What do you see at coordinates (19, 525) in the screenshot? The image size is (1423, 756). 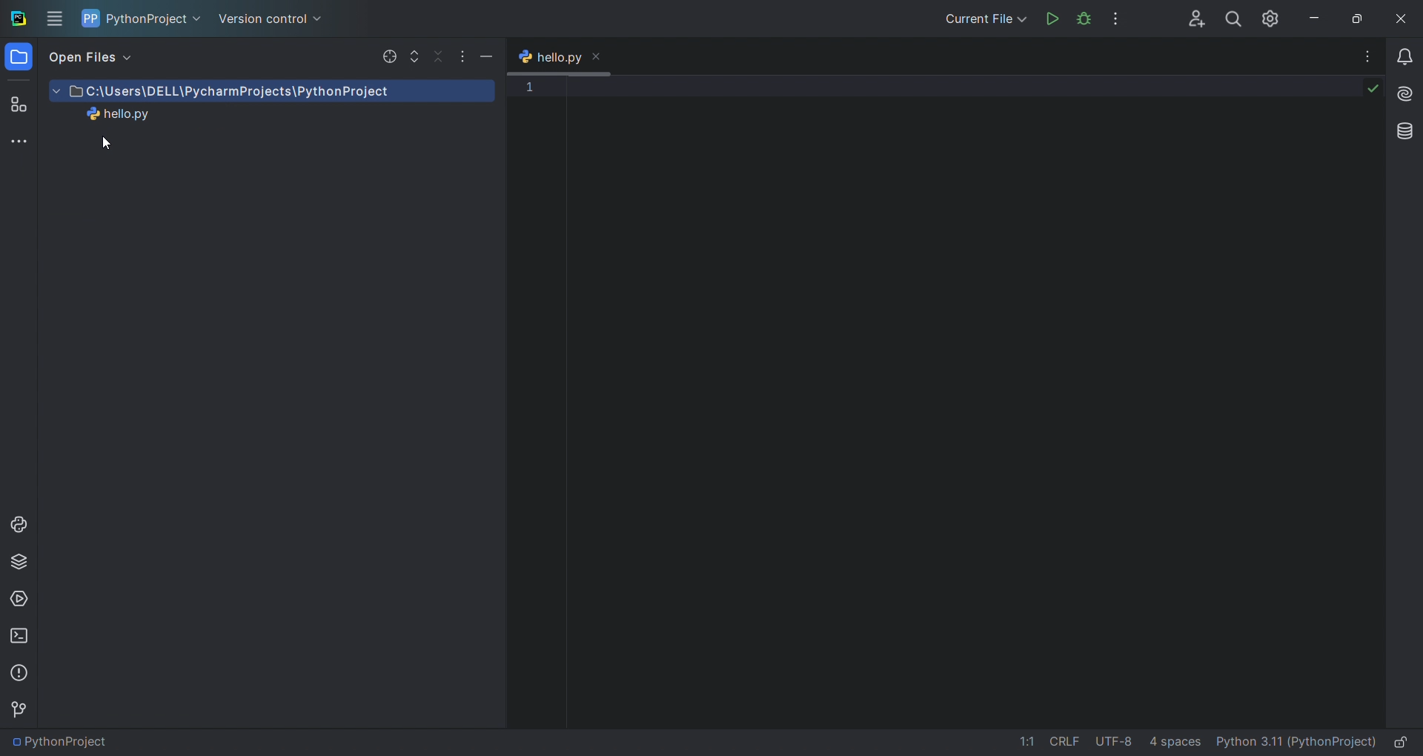 I see `python console` at bounding box center [19, 525].